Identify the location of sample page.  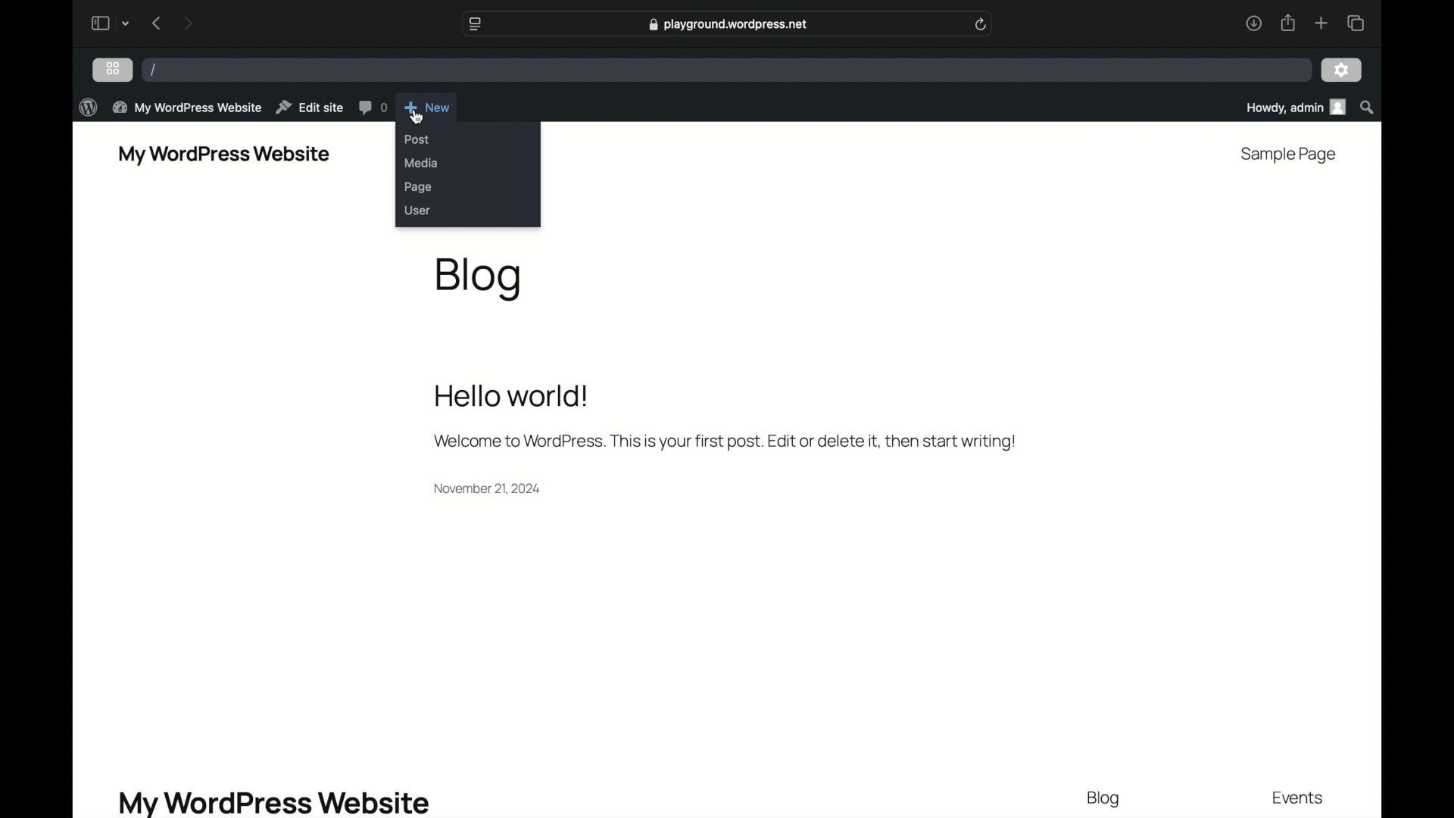
(1289, 155).